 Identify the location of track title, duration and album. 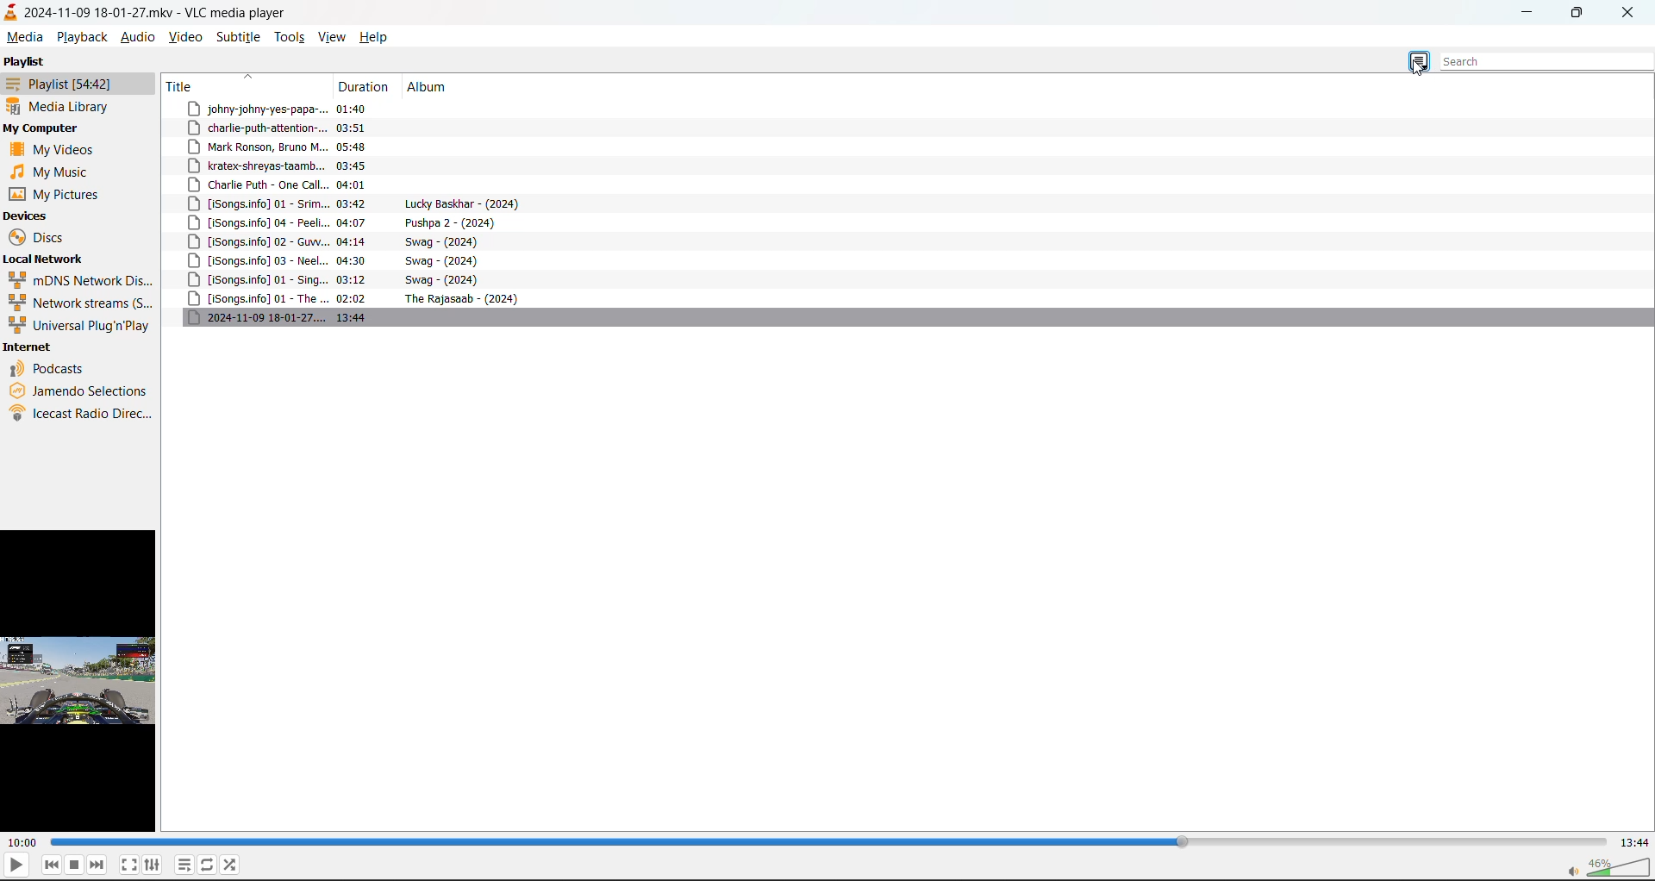
(358, 148).